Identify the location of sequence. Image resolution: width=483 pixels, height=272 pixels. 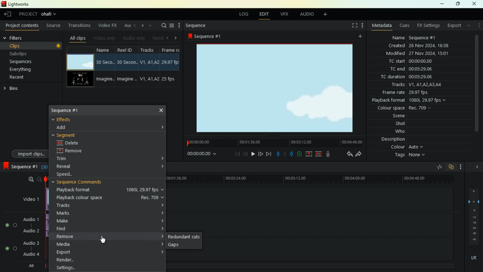
(69, 111).